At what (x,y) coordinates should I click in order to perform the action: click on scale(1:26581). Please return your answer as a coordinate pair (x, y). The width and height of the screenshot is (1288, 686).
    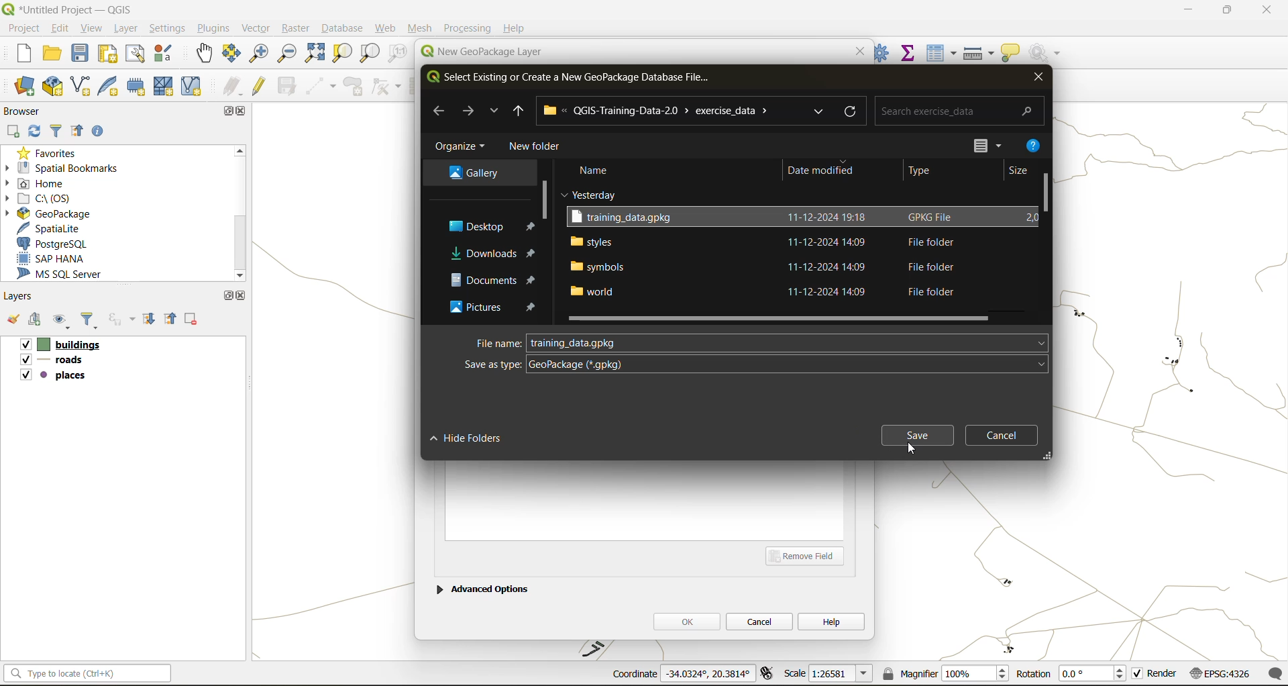
    Looking at the image, I should click on (829, 673).